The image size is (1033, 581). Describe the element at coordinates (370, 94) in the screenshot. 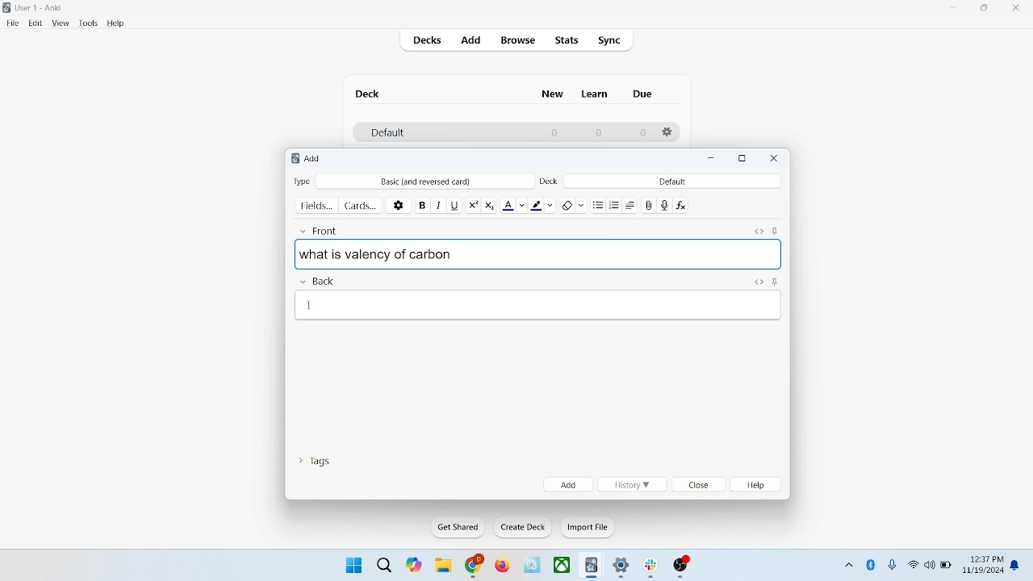

I see `deck` at that location.